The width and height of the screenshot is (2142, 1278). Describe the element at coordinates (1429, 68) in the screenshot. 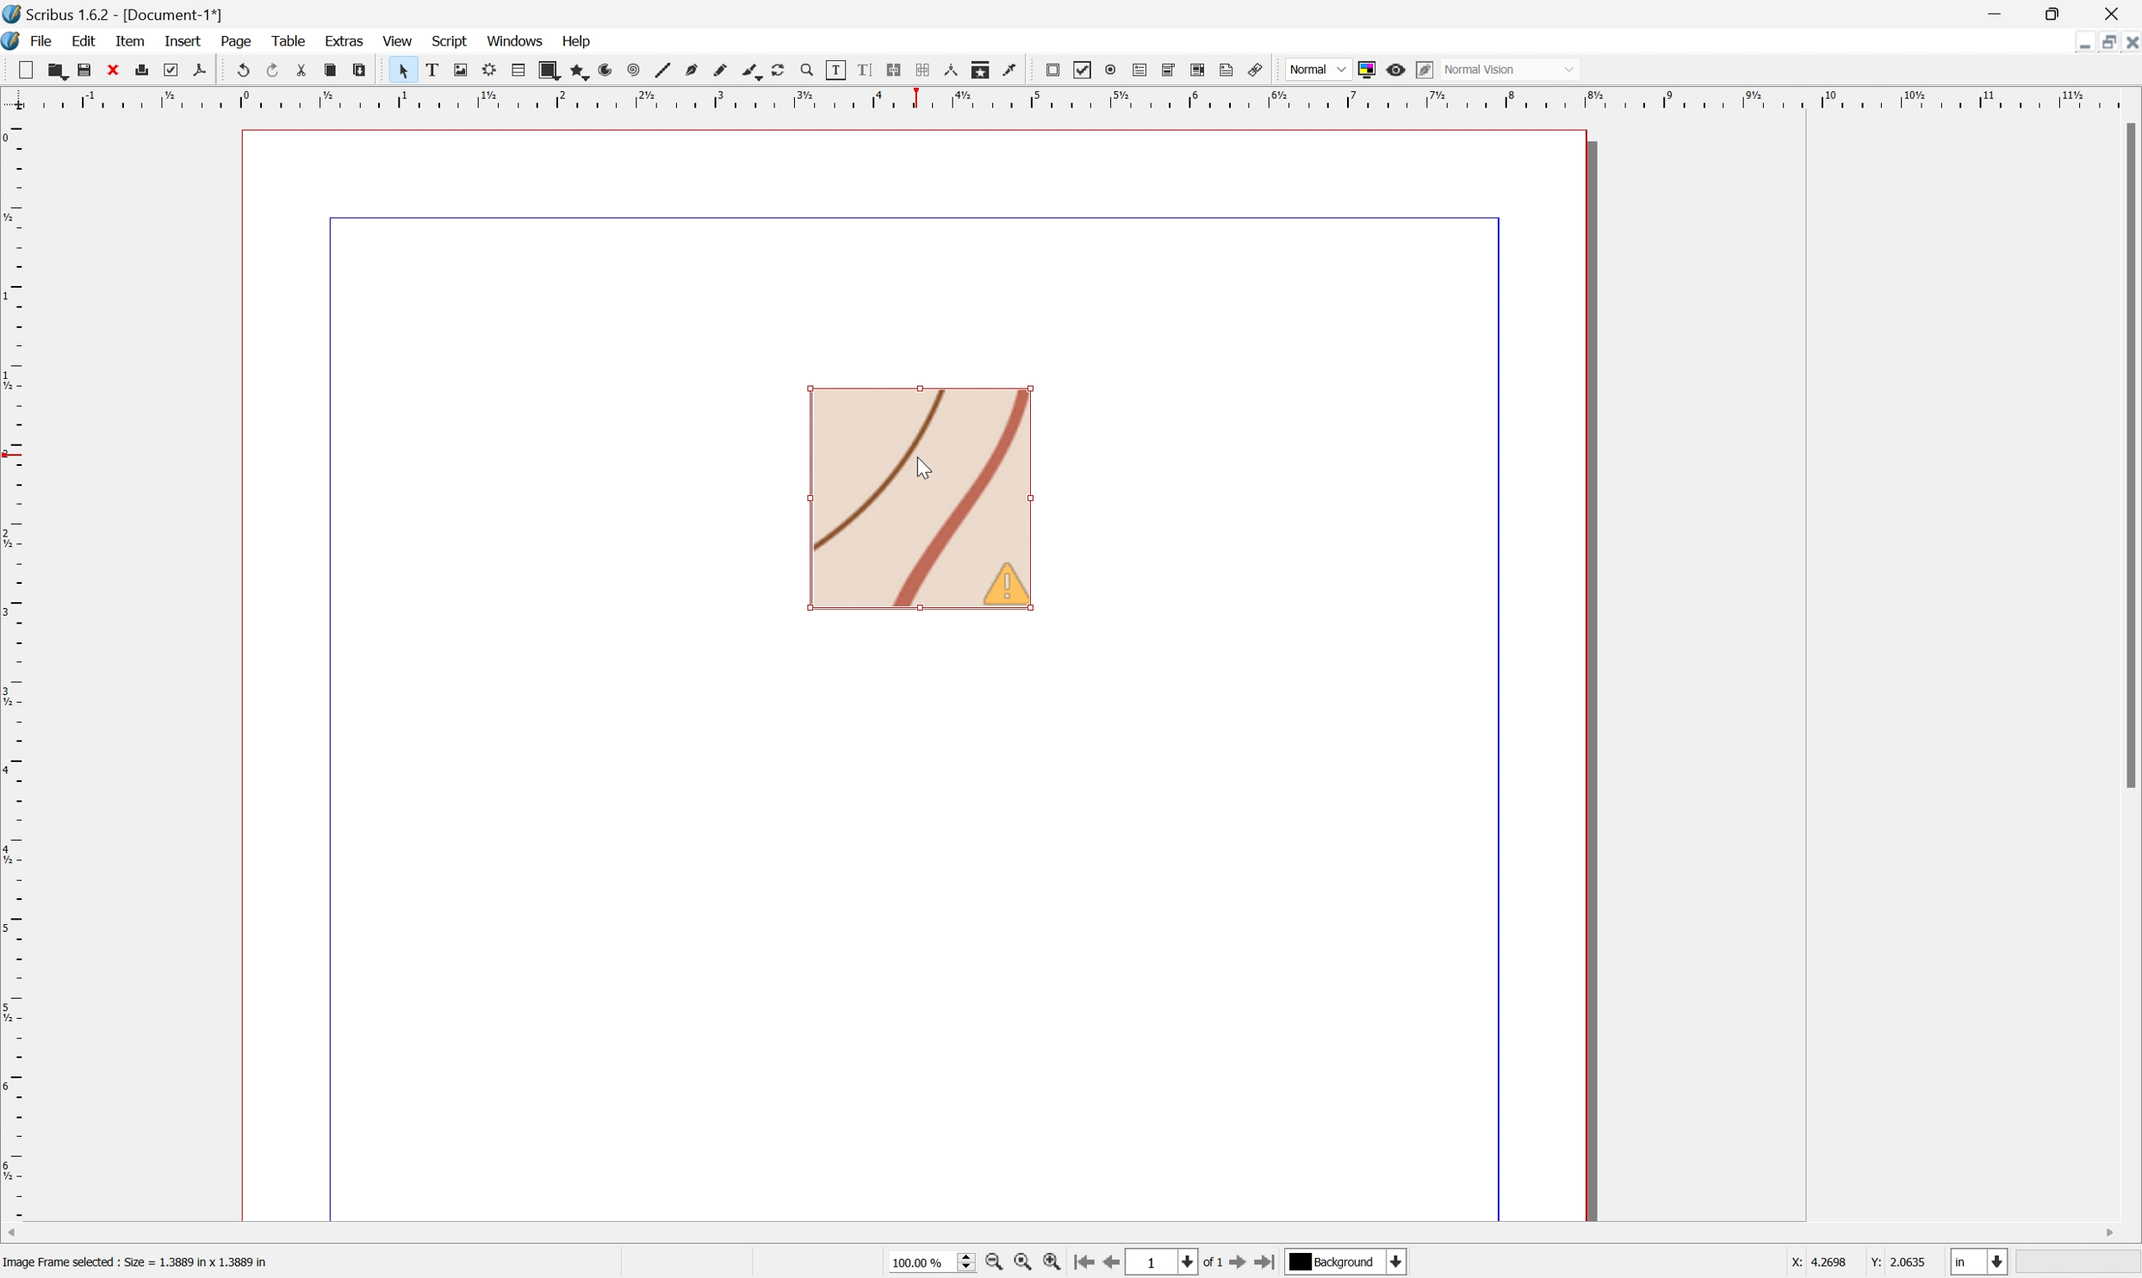

I see `Edit in preview mode` at that location.